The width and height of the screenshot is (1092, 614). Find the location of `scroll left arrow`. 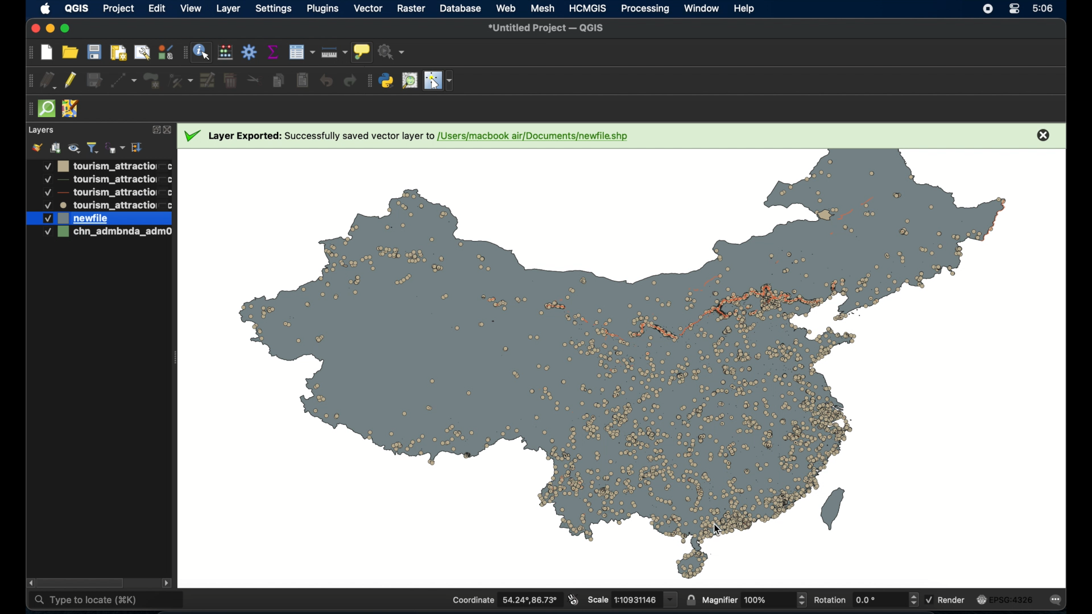

scroll left arrow is located at coordinates (32, 583).